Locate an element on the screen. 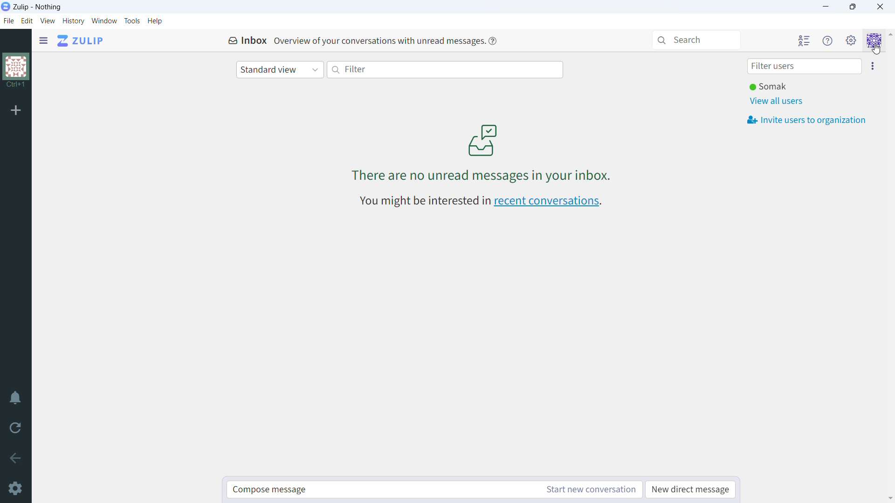 The image size is (895, 503). help is located at coordinates (155, 21).